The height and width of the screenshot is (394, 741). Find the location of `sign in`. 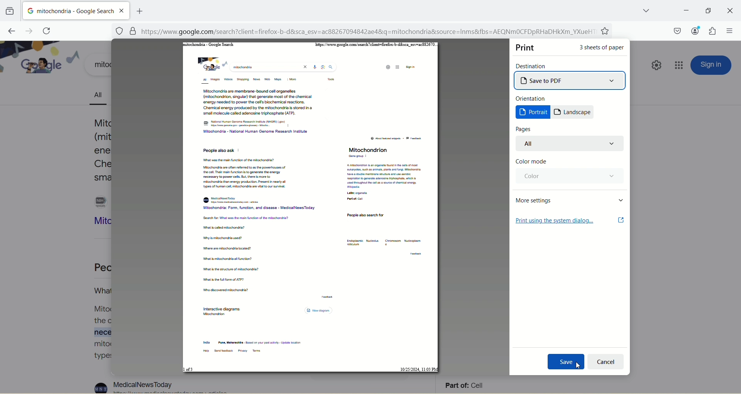

sign in is located at coordinates (712, 65).